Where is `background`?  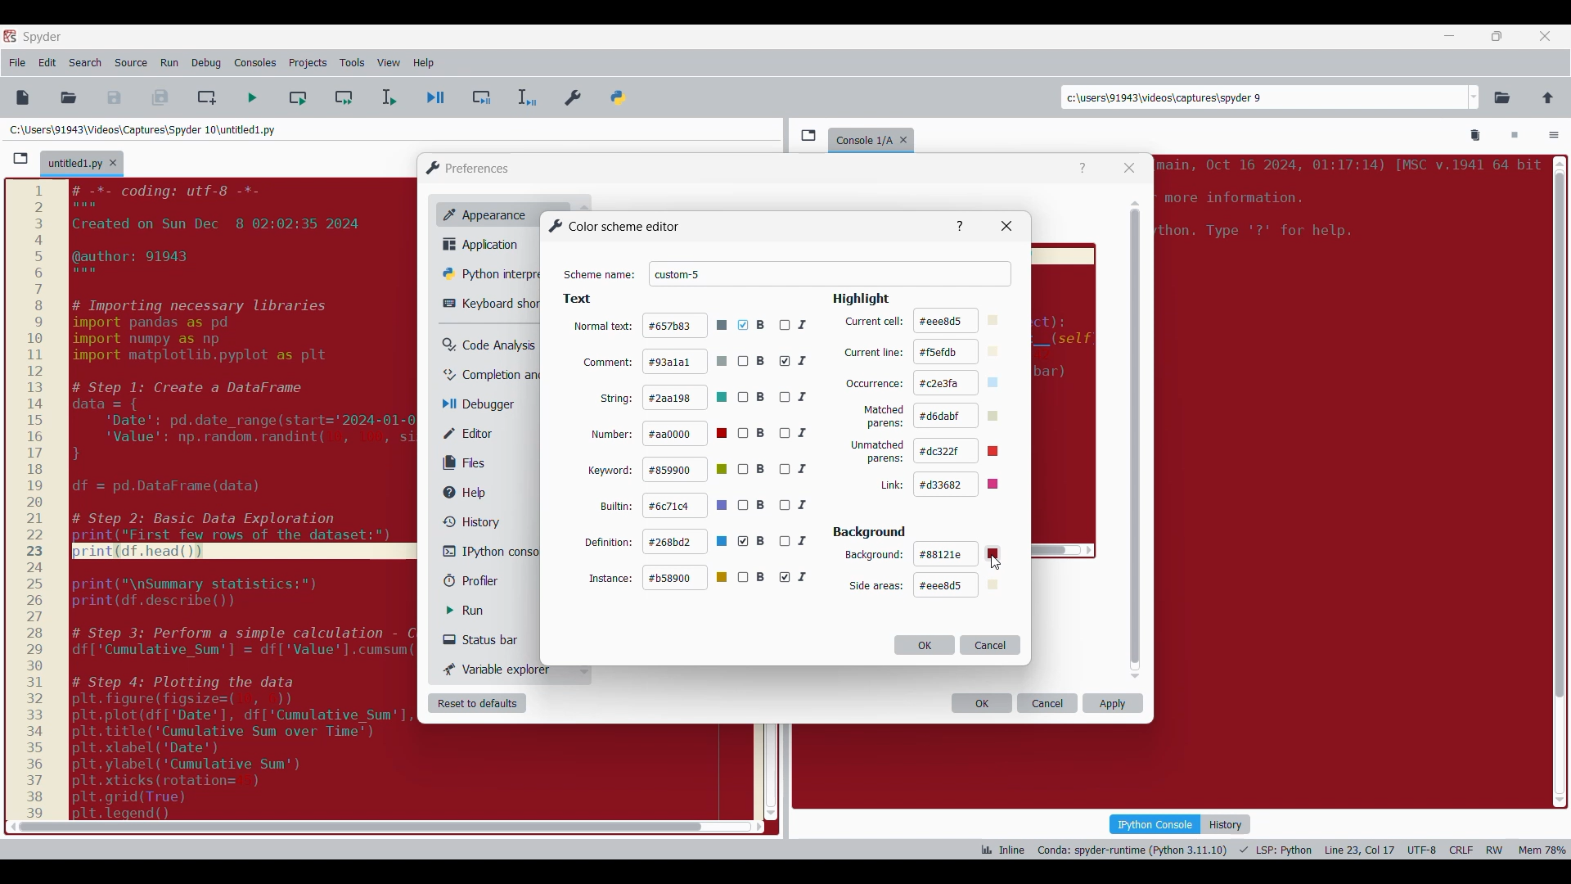 background is located at coordinates (874, 555).